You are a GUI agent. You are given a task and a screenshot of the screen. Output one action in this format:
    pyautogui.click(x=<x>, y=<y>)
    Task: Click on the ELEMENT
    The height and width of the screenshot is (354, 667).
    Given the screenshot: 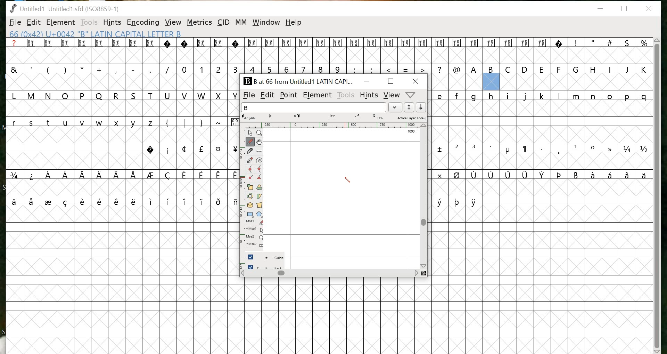 What is the action you would take?
    pyautogui.click(x=317, y=95)
    